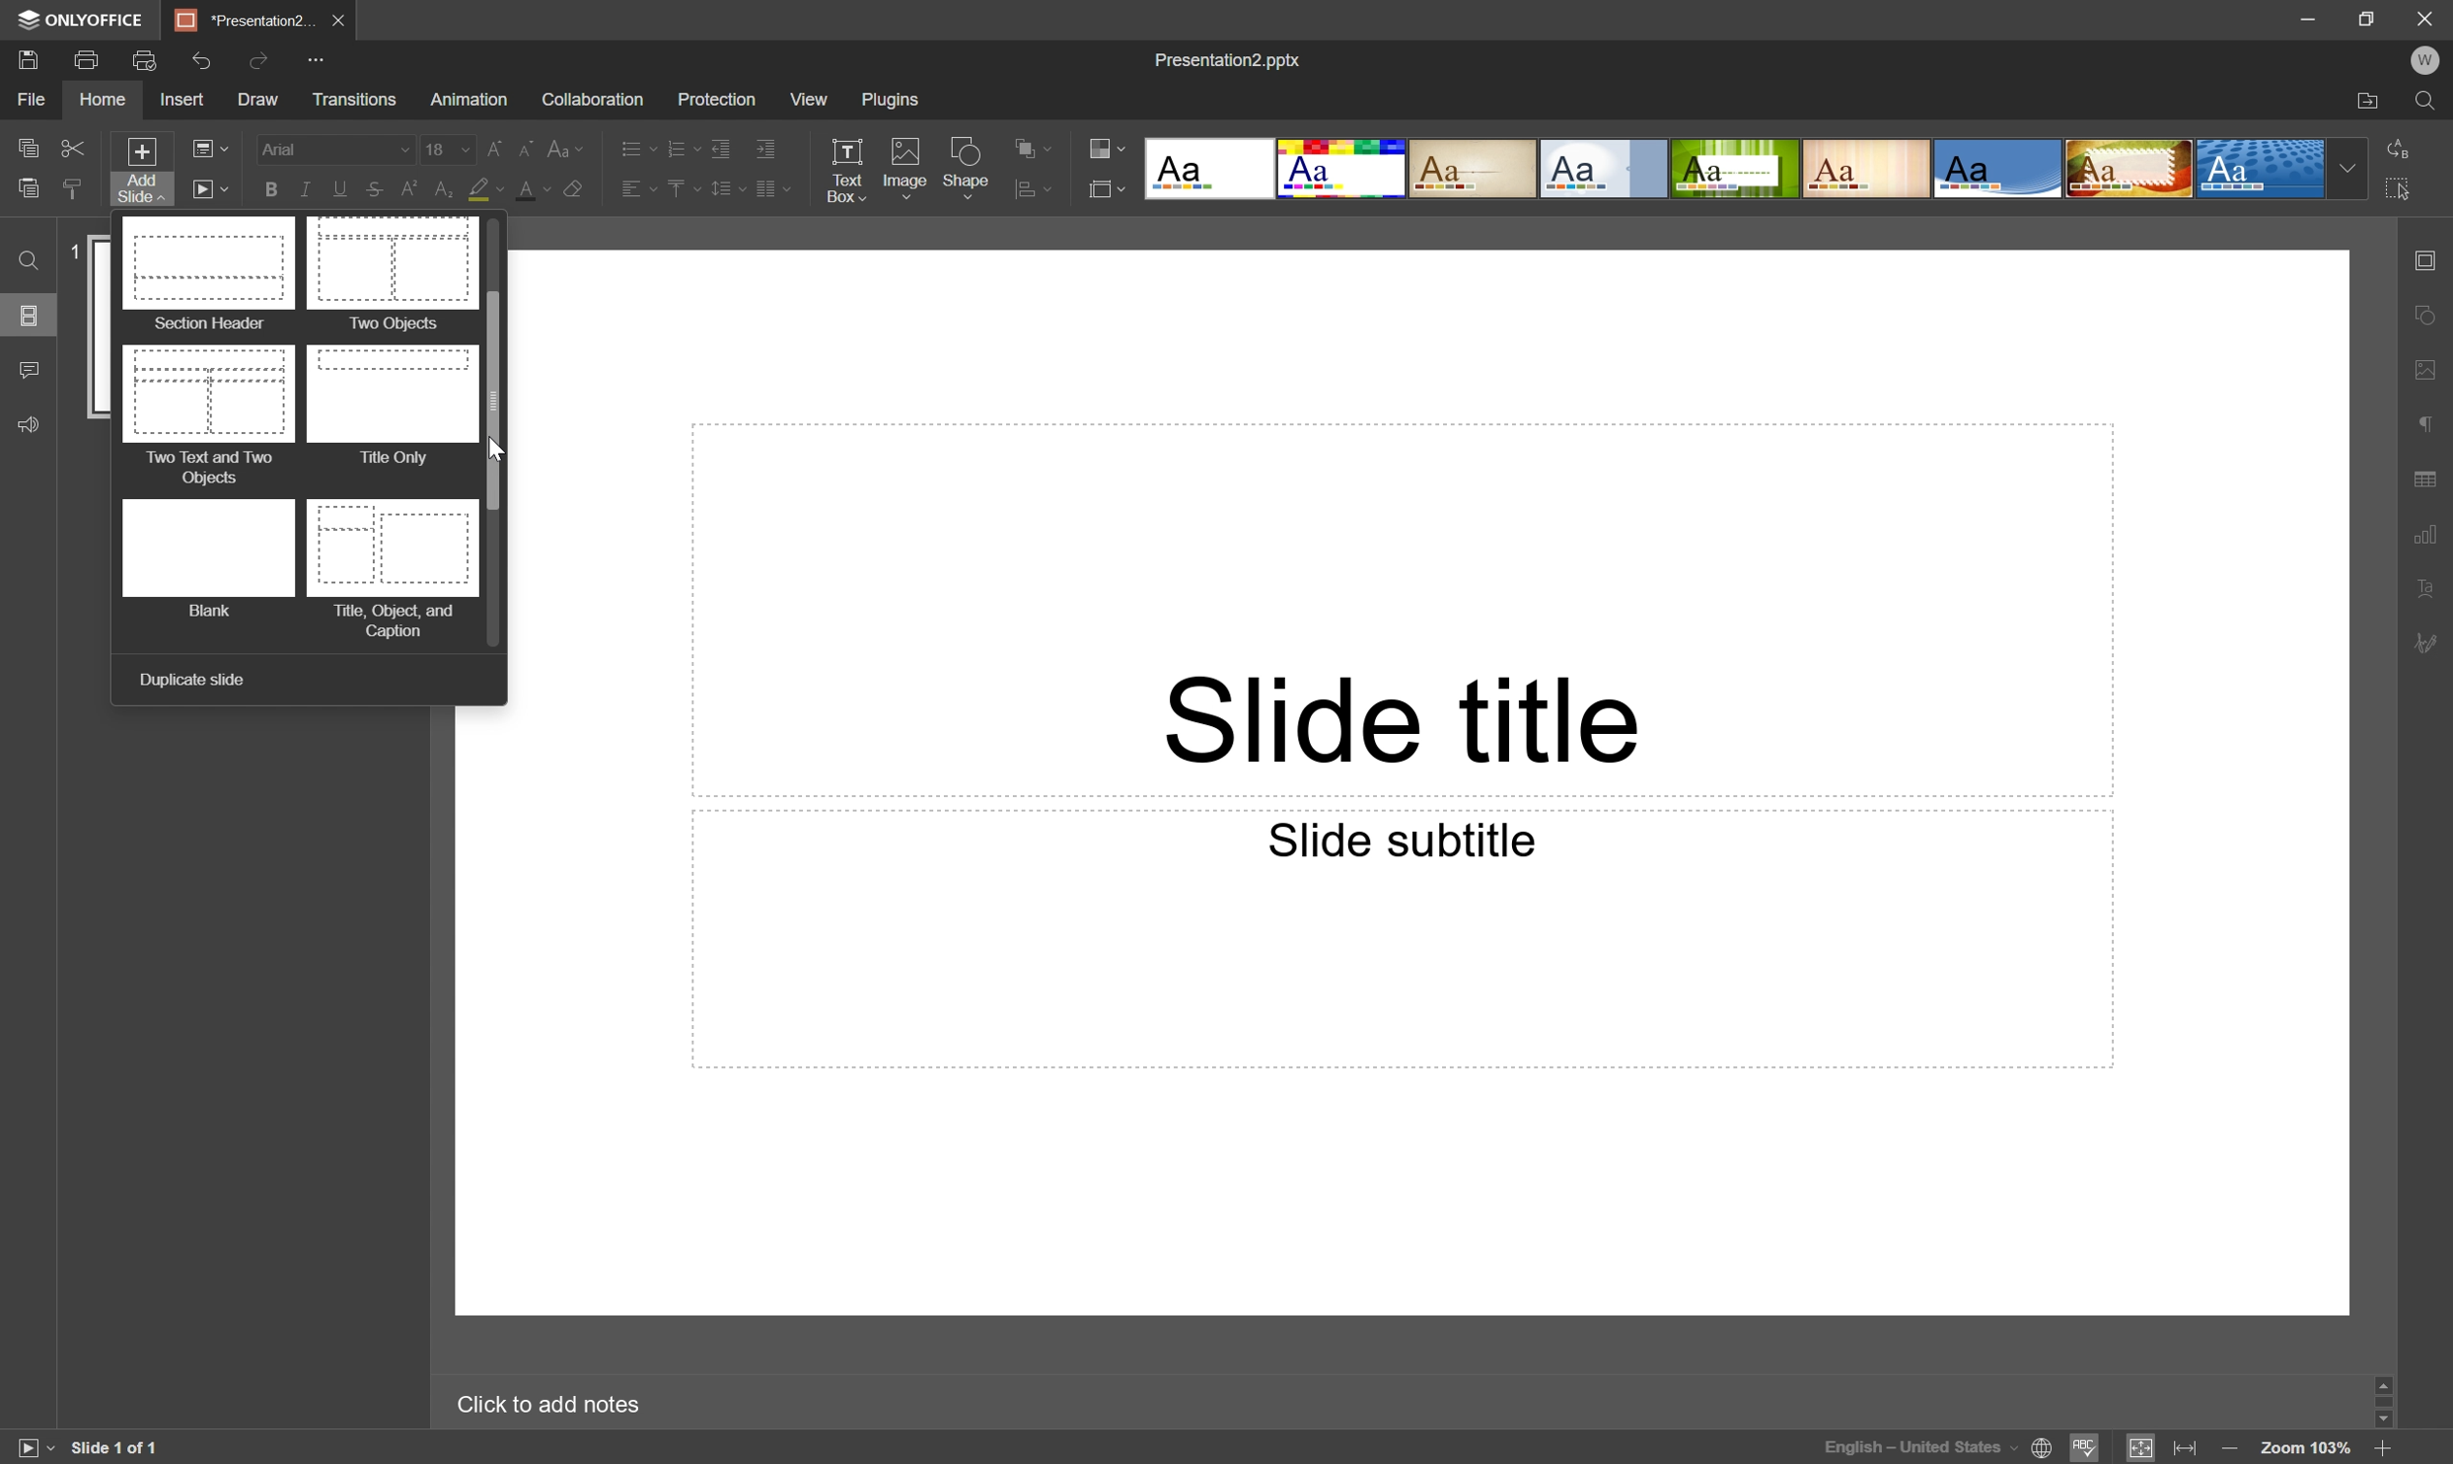 The height and width of the screenshot is (1464, 2453). Describe the element at coordinates (332, 149) in the screenshot. I see `Font` at that location.